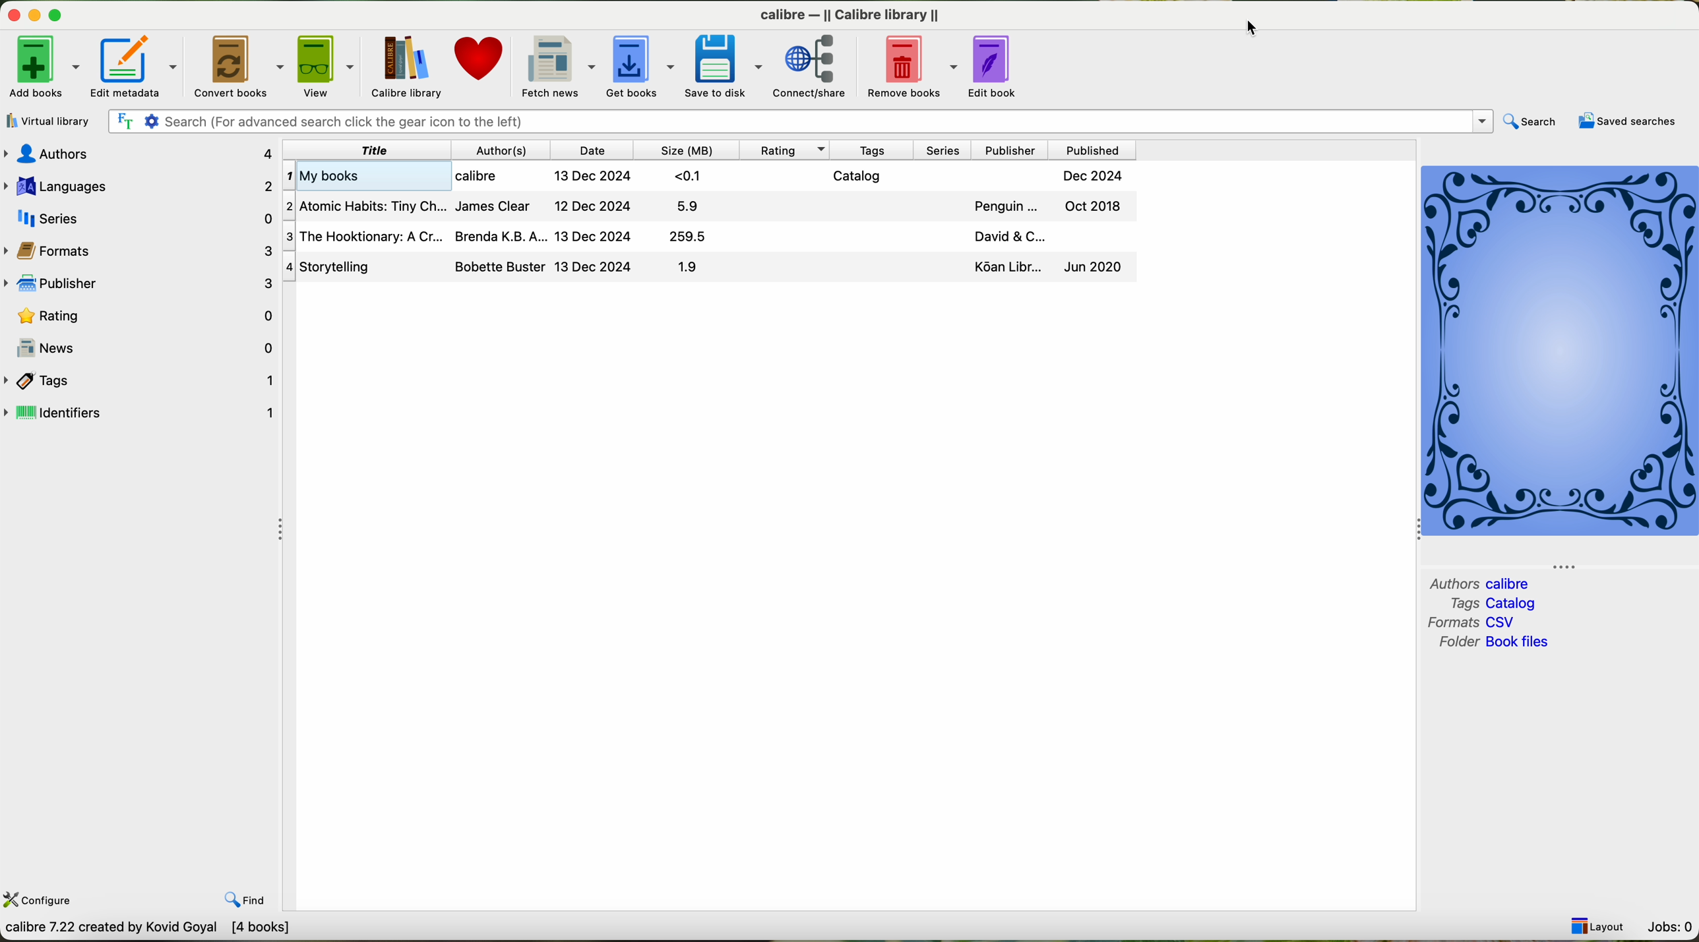 Image resolution: width=1699 pixels, height=942 pixels. What do you see at coordinates (1559, 350) in the screenshot?
I see `book cover preview` at bounding box center [1559, 350].